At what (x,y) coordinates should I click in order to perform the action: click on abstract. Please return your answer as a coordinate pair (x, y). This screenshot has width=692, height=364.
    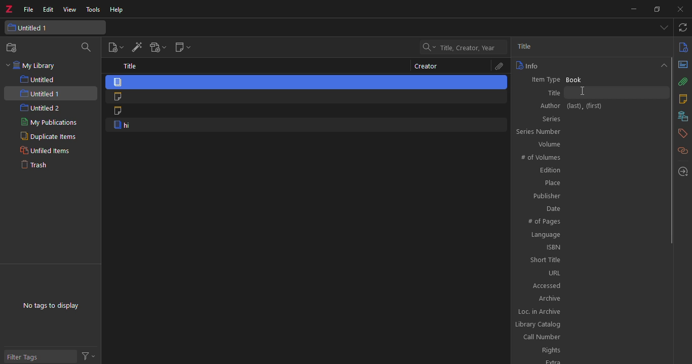
    Looking at the image, I should click on (683, 64).